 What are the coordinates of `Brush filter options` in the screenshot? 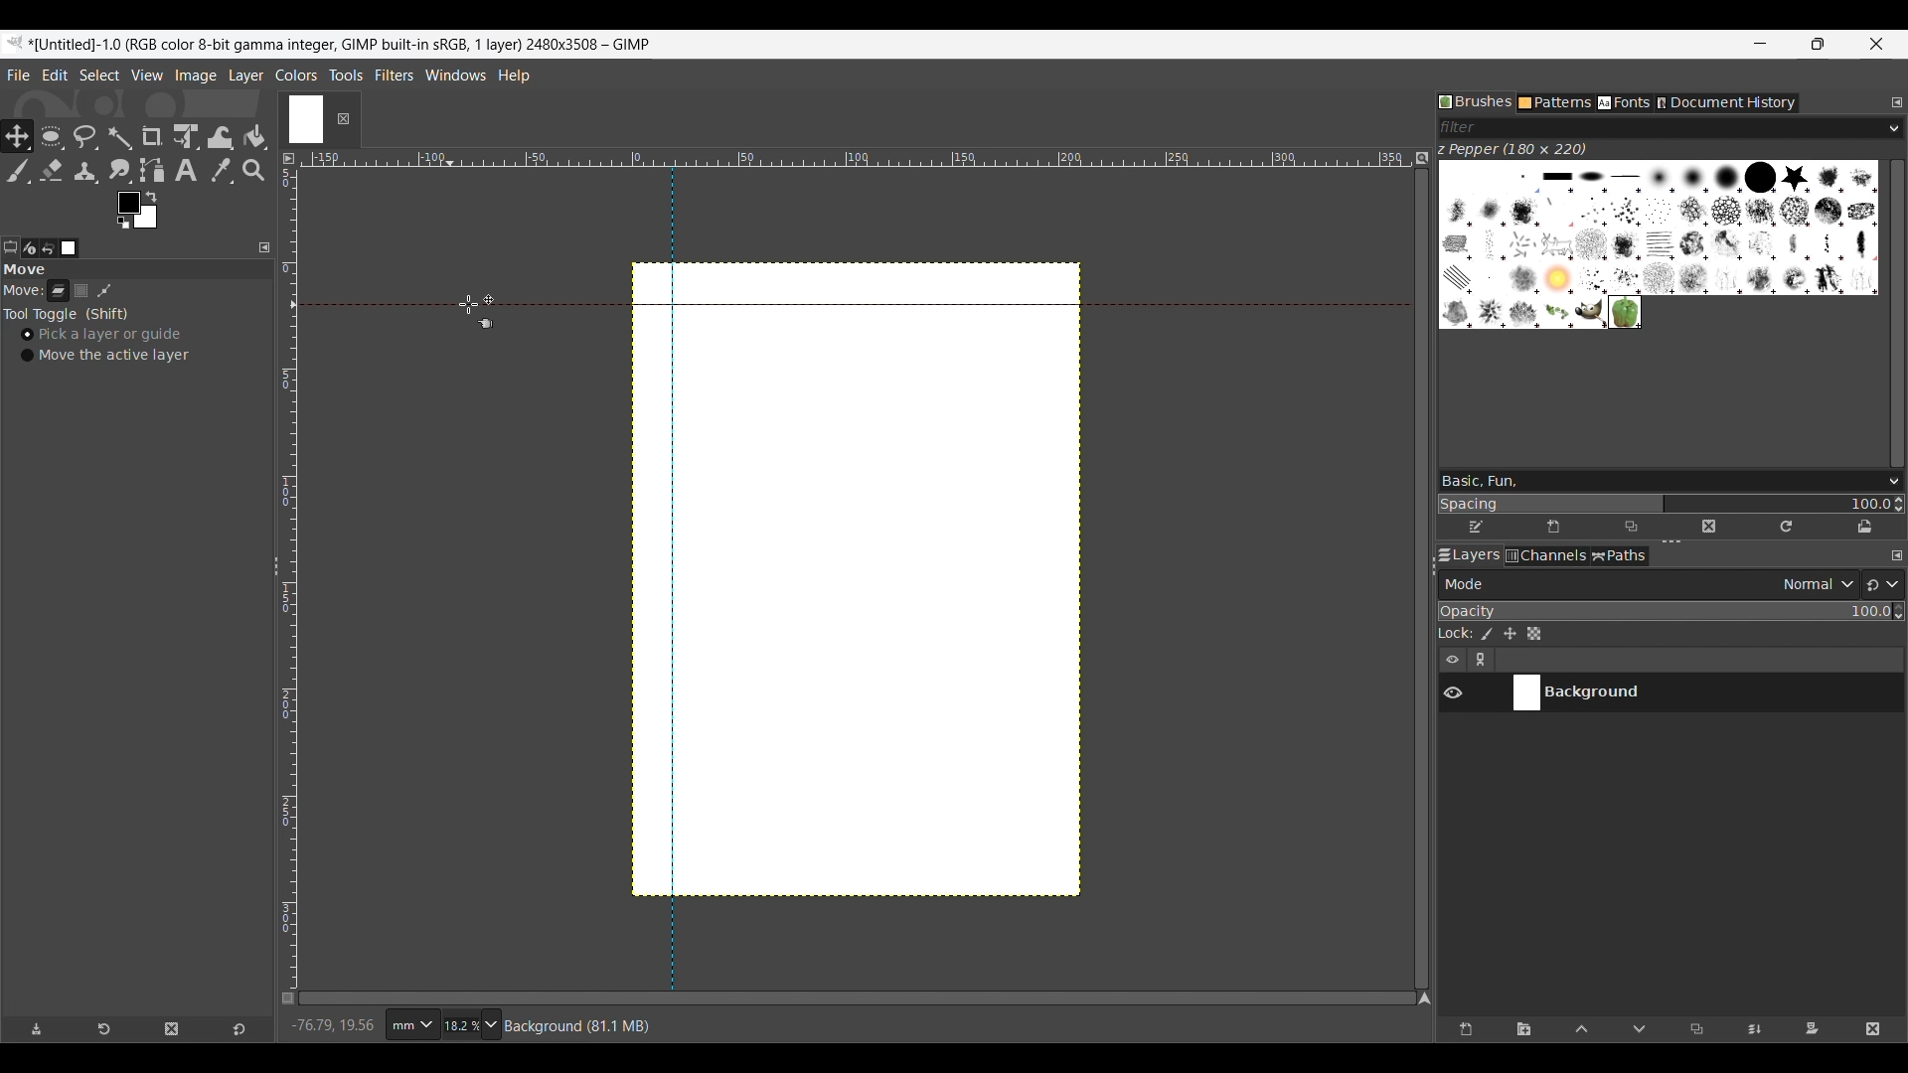 It's located at (1894, 129).